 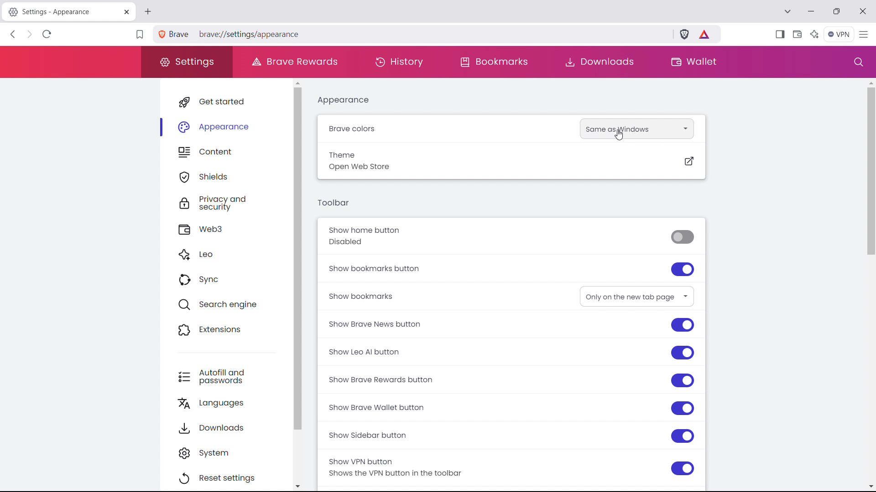 I want to click on click to go forward, hold to see history, so click(x=30, y=34).